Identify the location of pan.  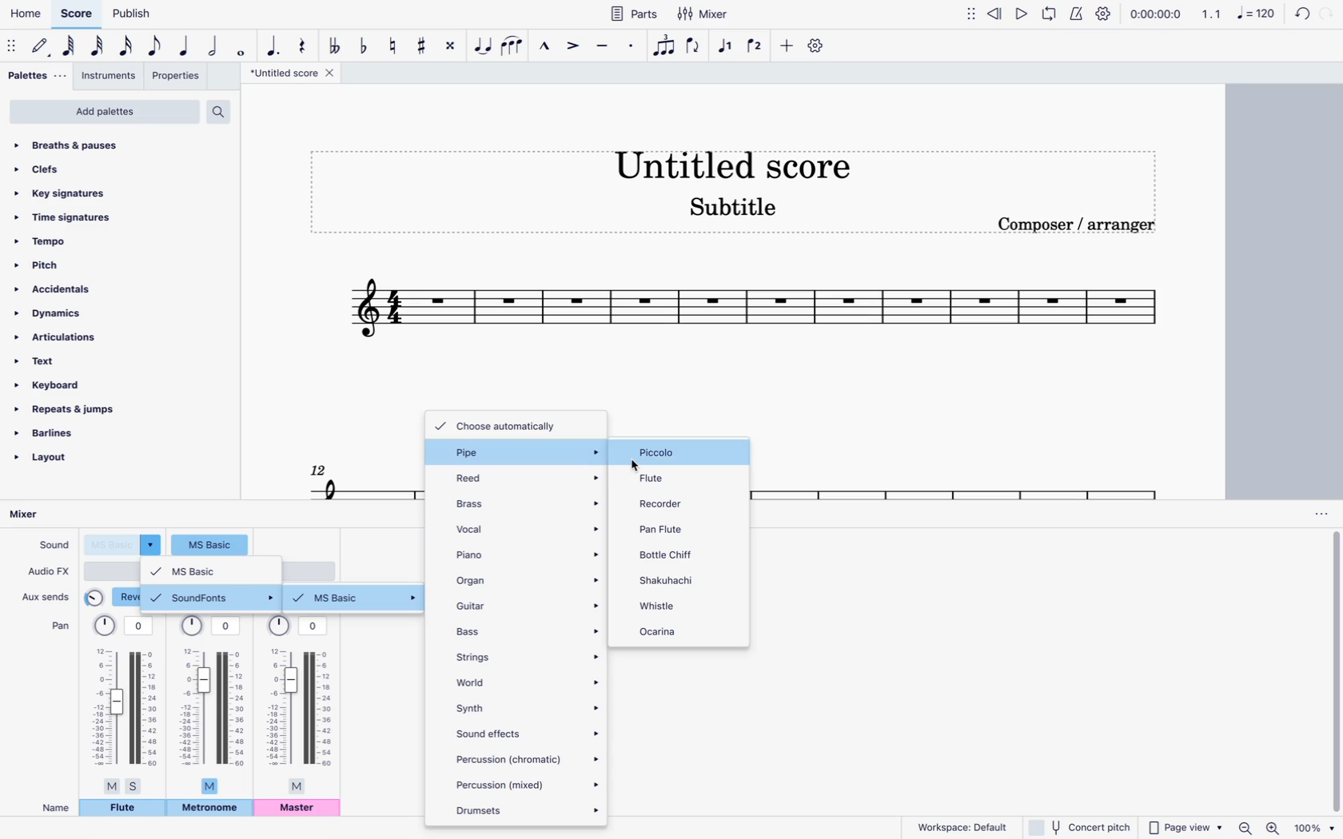
(212, 703).